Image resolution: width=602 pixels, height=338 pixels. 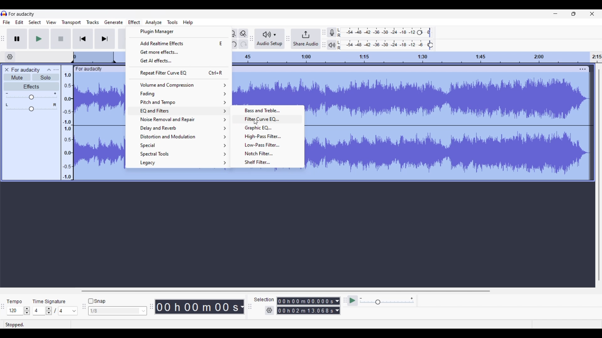 What do you see at coordinates (172, 22) in the screenshot?
I see `Tools menu` at bounding box center [172, 22].